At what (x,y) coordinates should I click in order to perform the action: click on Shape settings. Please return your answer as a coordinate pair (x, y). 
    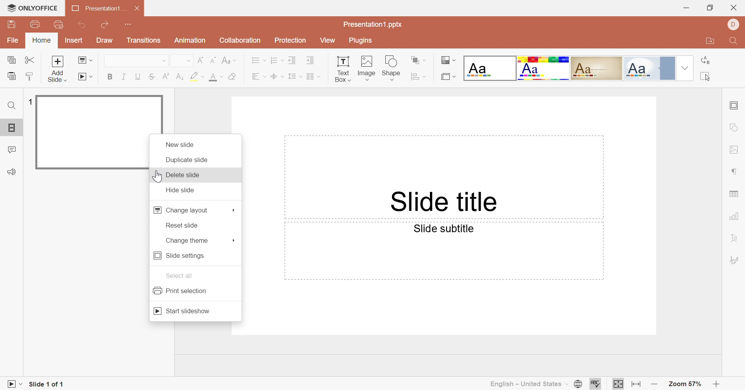
    Looking at the image, I should click on (733, 126).